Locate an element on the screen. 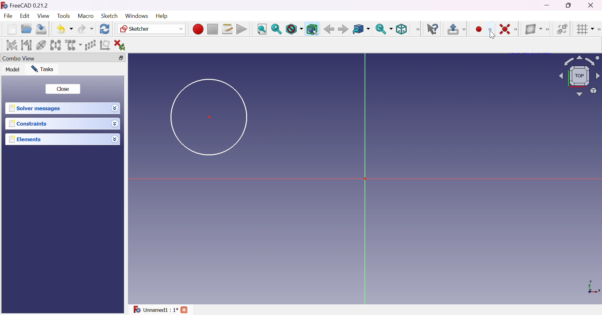 This screenshot has width=602, height=315. [Sketcher B-spline tools]] is located at coordinates (549, 29).